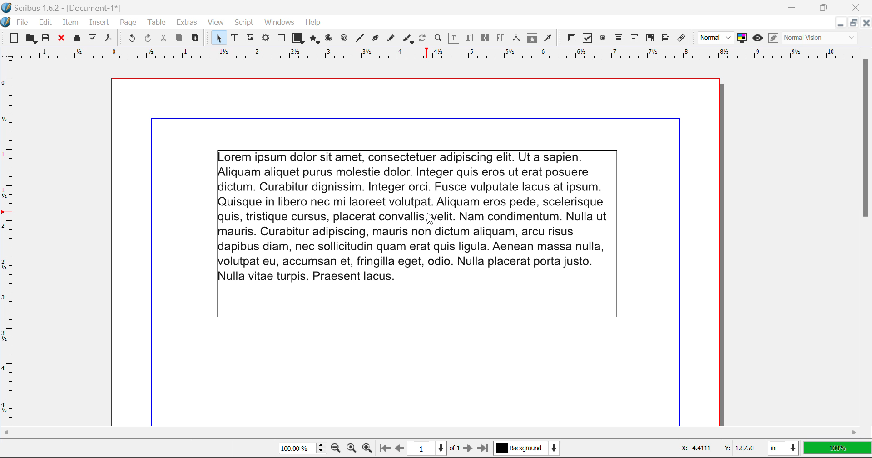 This screenshot has width=872, height=458. What do you see at coordinates (431, 219) in the screenshot?
I see `Cursor Position` at bounding box center [431, 219].